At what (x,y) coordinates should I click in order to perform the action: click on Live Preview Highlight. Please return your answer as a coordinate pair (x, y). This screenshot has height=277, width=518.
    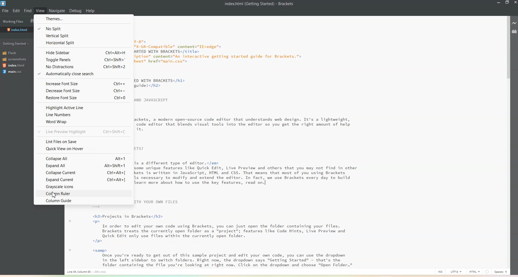
    Looking at the image, I should click on (83, 131).